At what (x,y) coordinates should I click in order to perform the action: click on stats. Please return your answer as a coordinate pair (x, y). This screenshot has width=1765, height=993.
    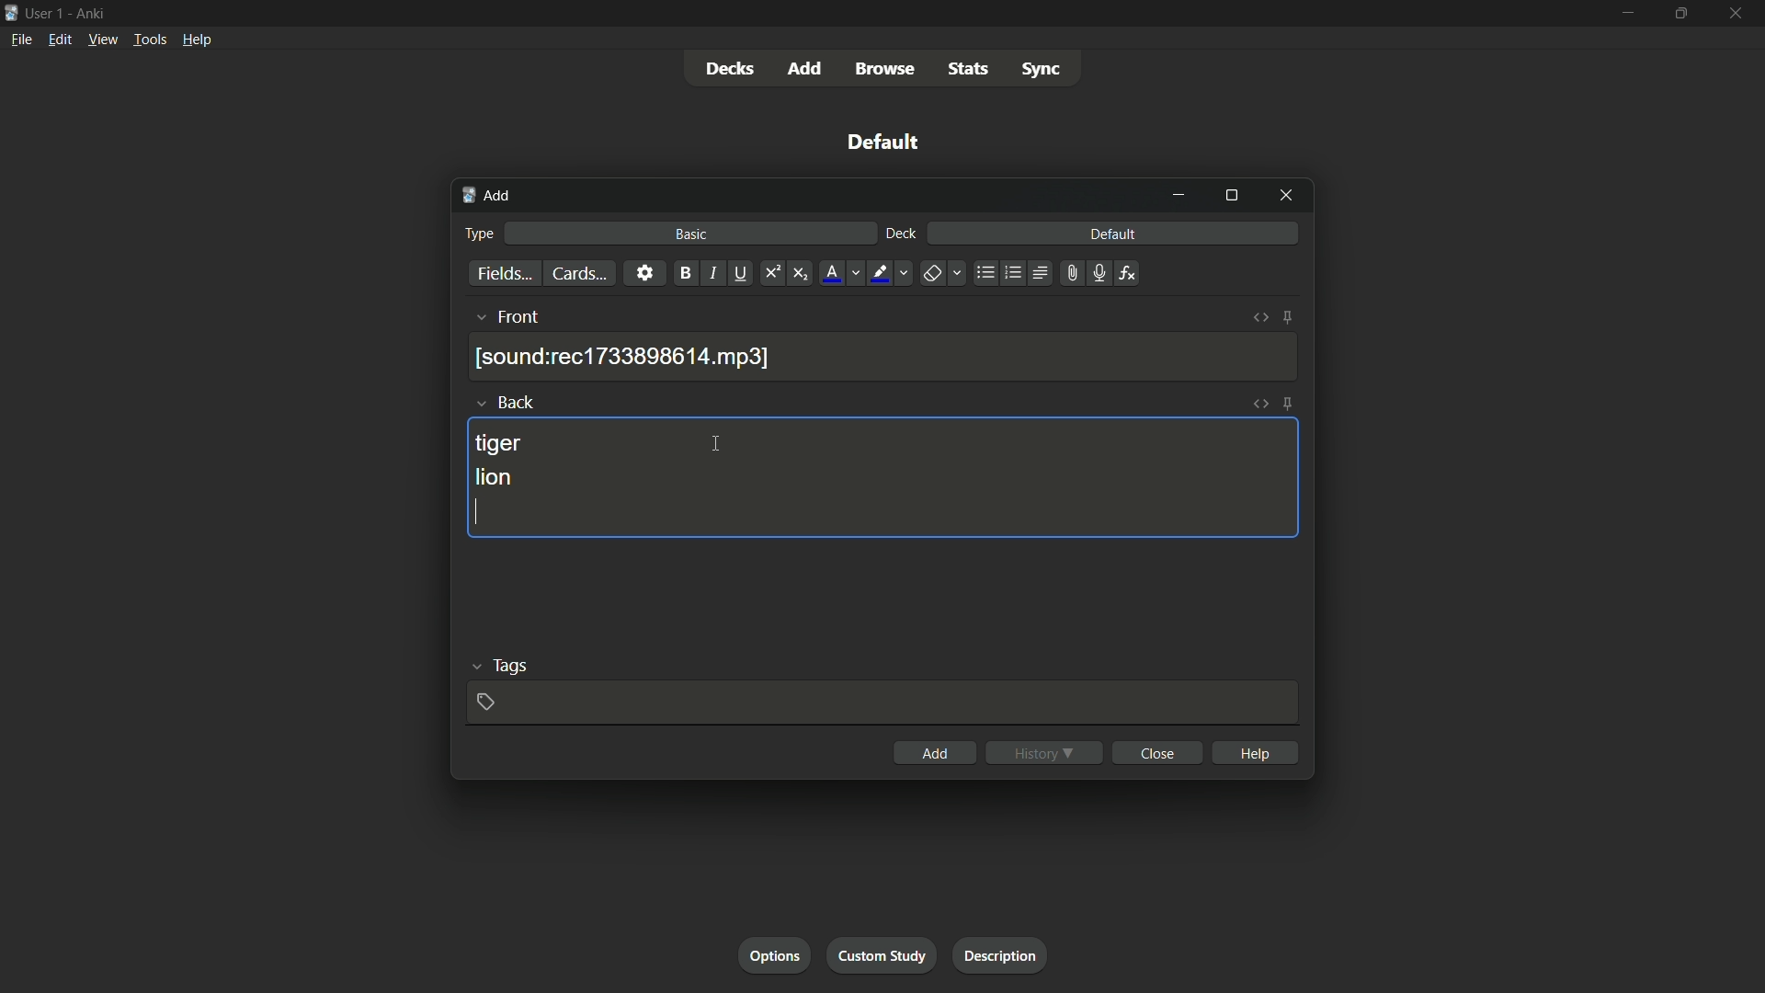
    Looking at the image, I should click on (973, 70).